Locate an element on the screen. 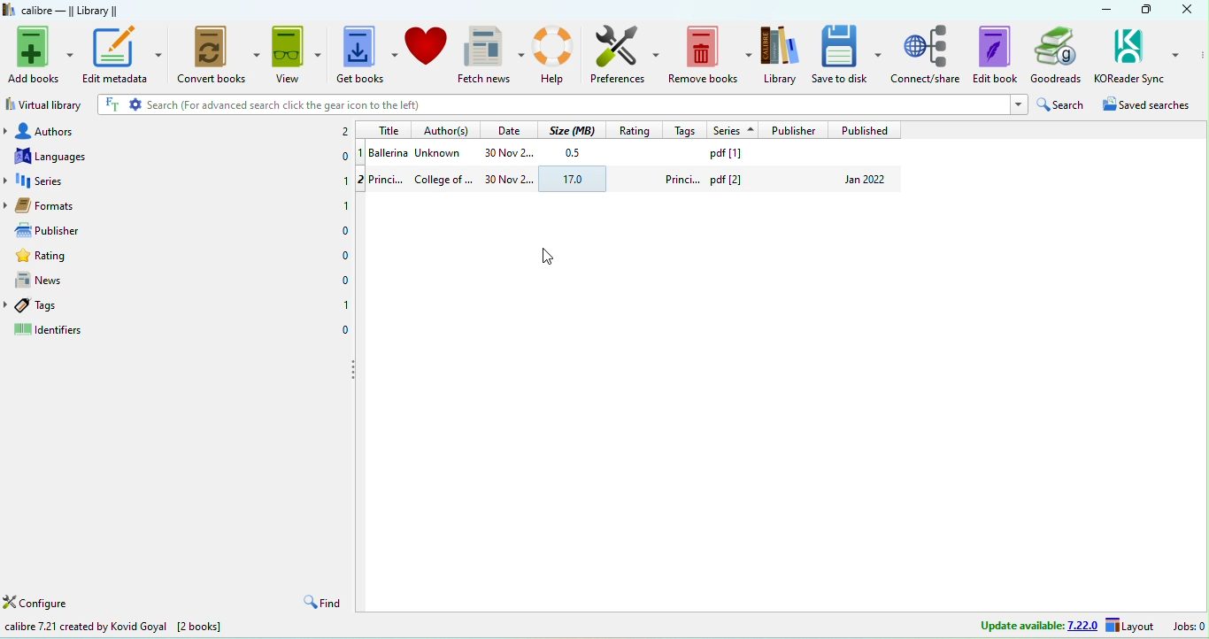 The width and height of the screenshot is (1209, 639). 1 is located at coordinates (345, 304).